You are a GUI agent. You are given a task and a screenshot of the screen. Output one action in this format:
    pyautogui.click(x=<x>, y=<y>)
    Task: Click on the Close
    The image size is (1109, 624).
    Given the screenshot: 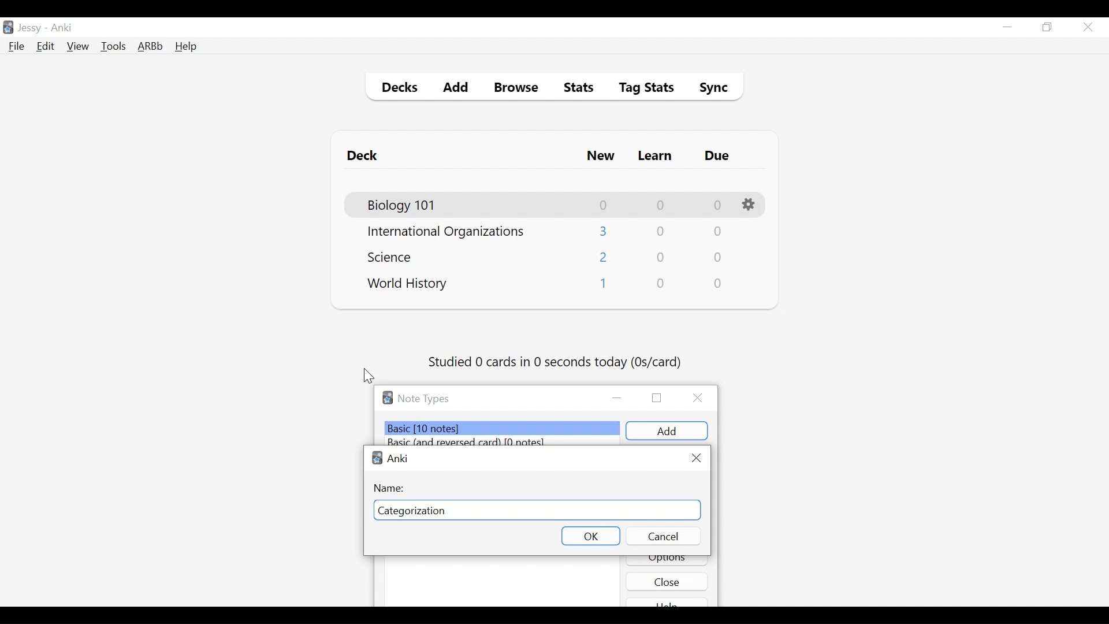 What is the action you would take?
    pyautogui.click(x=1088, y=27)
    